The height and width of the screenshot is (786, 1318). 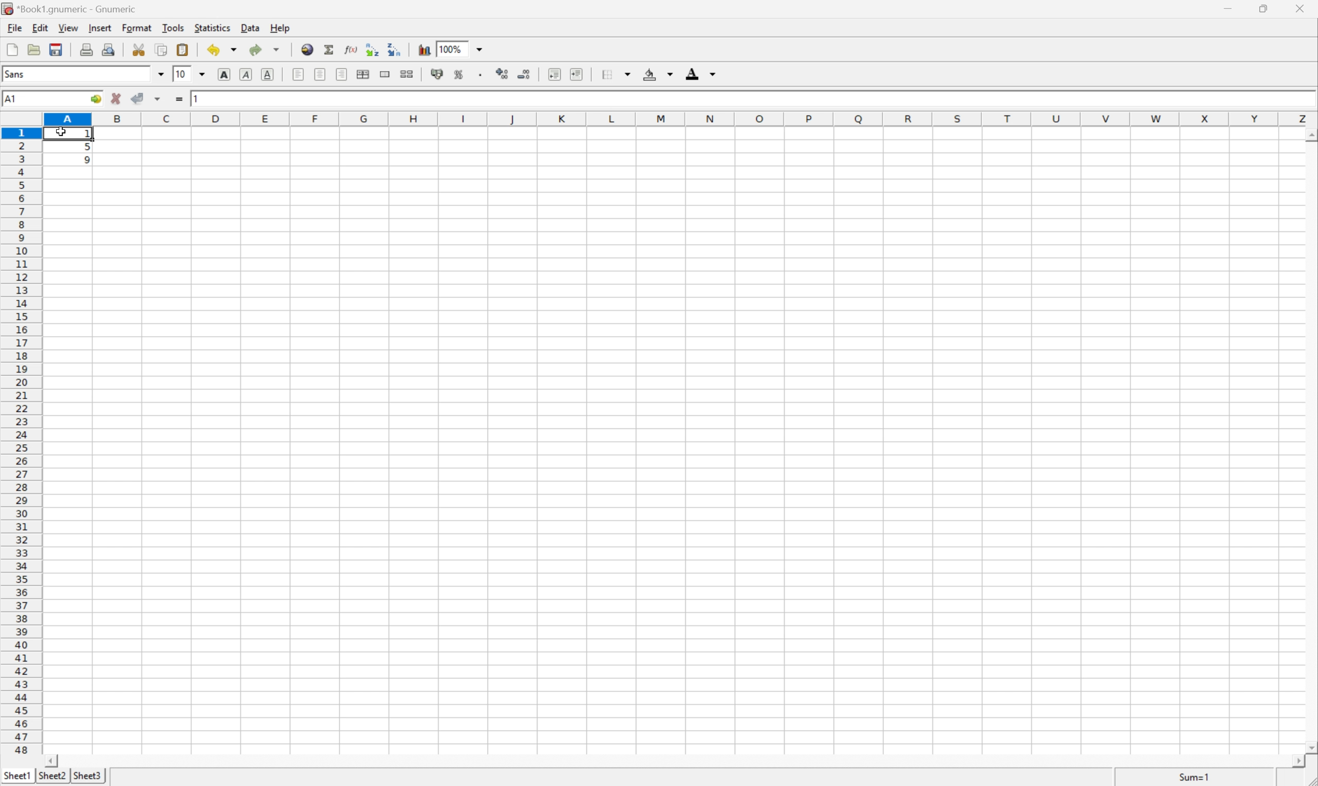 I want to click on A1, so click(x=11, y=99).